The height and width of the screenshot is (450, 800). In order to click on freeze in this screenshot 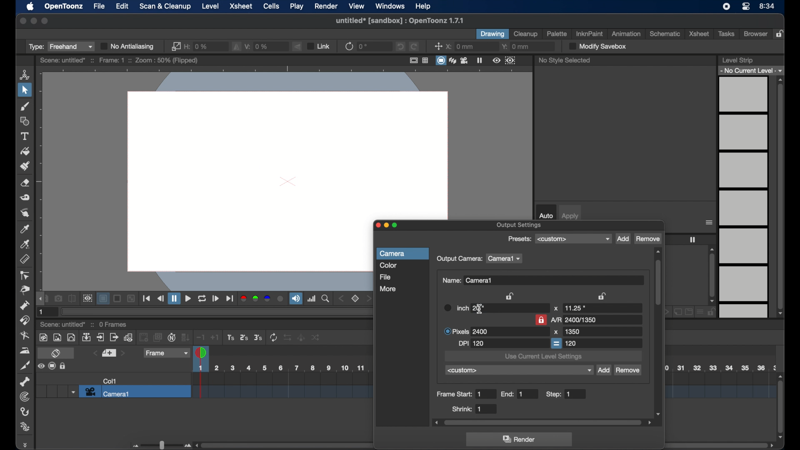, I will do `click(480, 60)`.